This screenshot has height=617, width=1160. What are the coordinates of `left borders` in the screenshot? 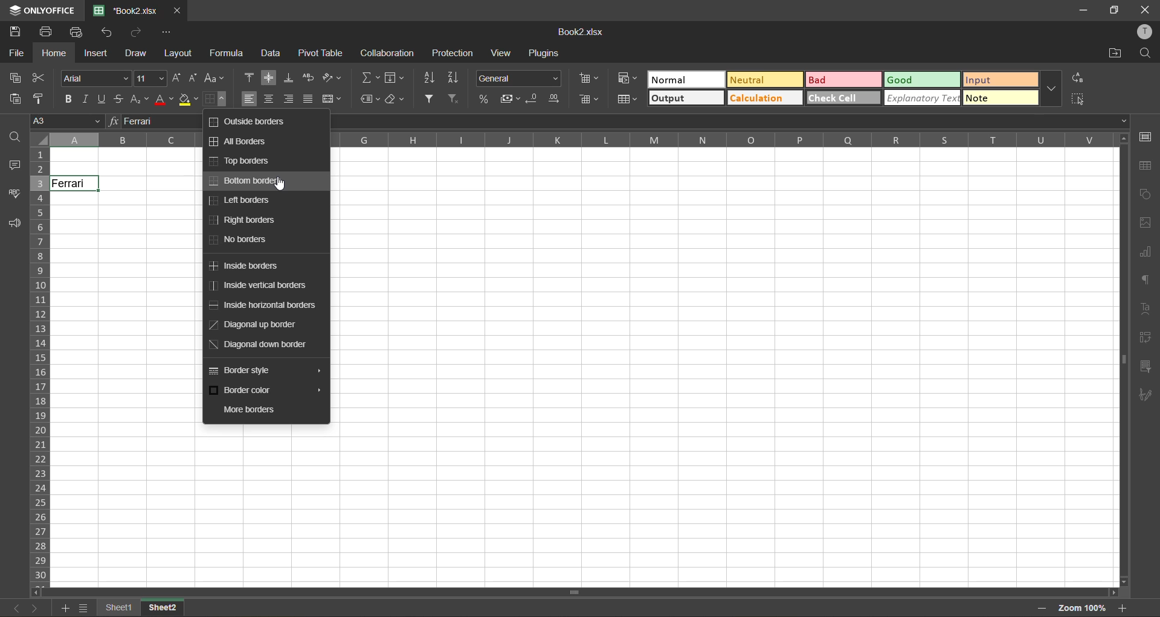 It's located at (243, 200).